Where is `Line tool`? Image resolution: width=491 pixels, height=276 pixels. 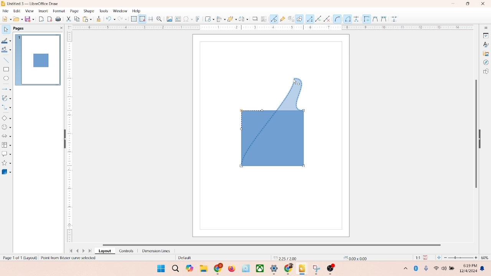 Line tool is located at coordinates (310, 18).